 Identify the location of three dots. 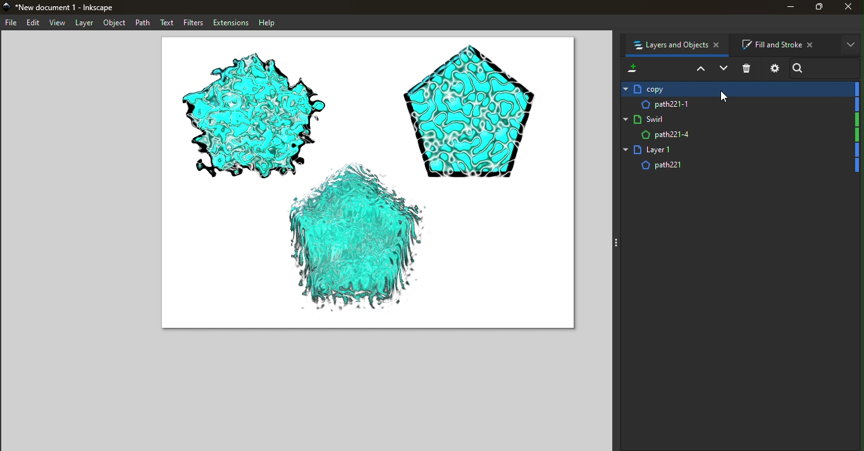
(618, 245).